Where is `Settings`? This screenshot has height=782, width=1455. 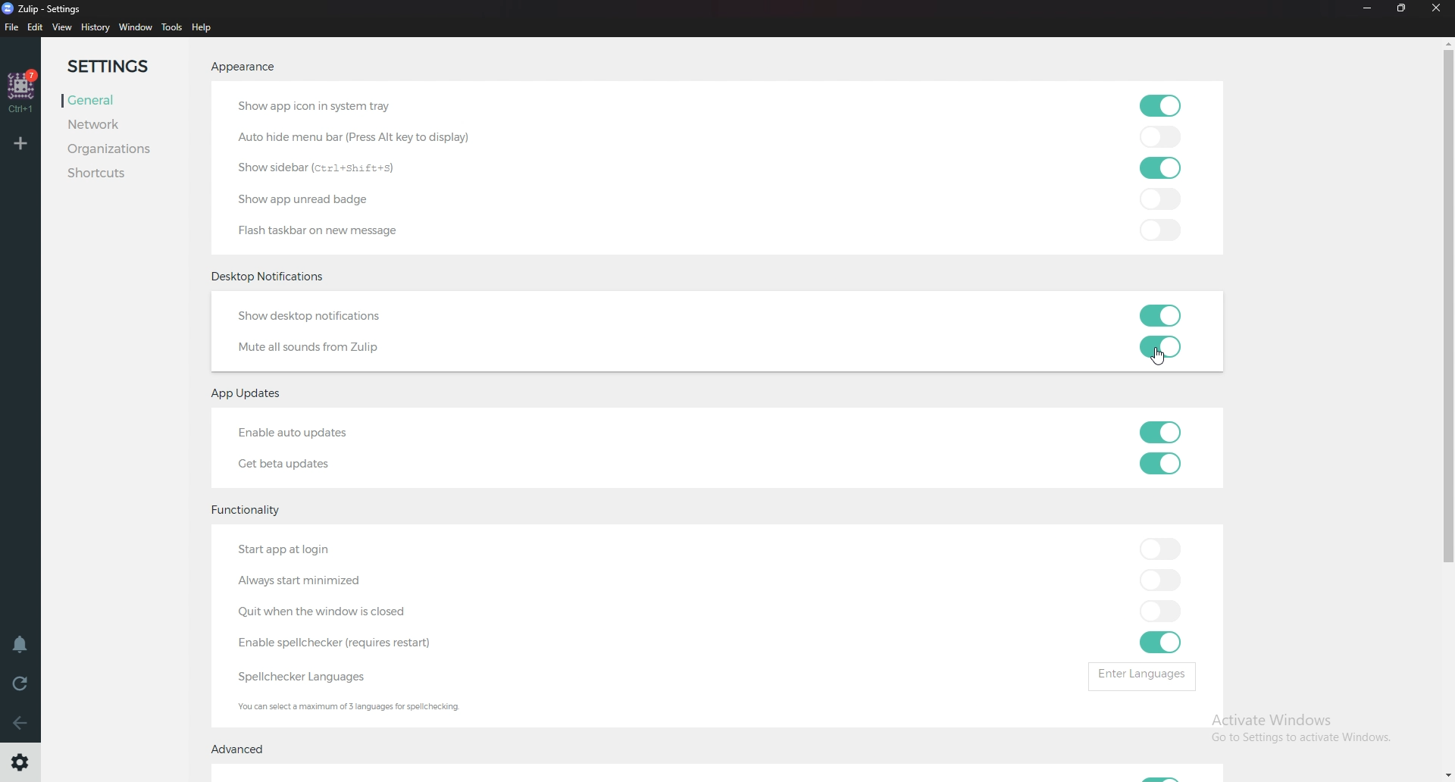
Settings is located at coordinates (108, 67).